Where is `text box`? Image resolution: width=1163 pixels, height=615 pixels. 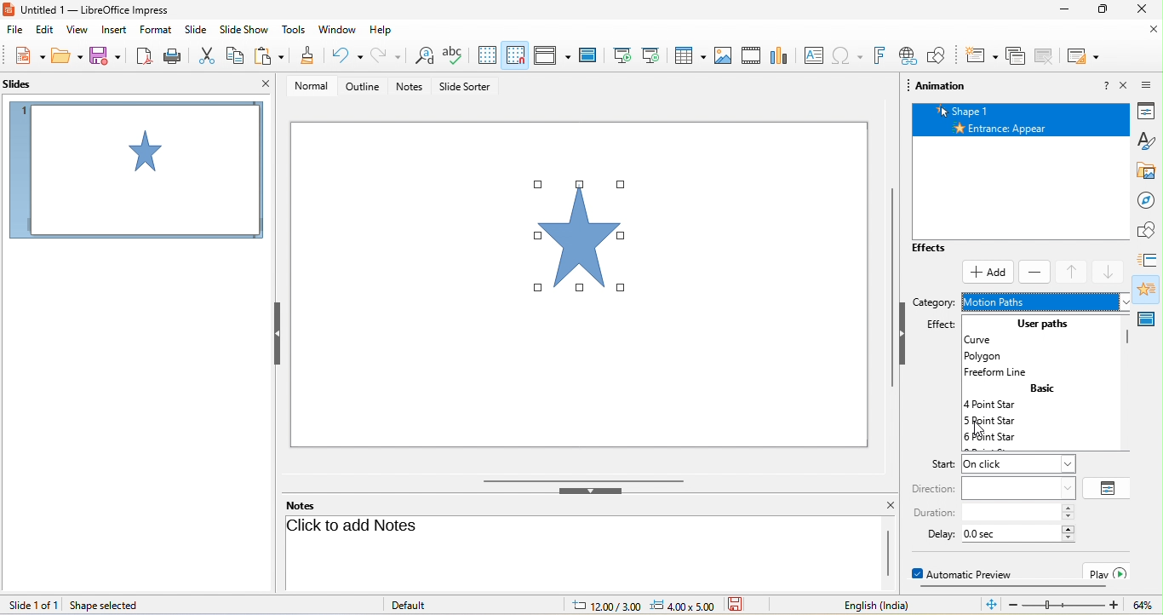 text box is located at coordinates (815, 55).